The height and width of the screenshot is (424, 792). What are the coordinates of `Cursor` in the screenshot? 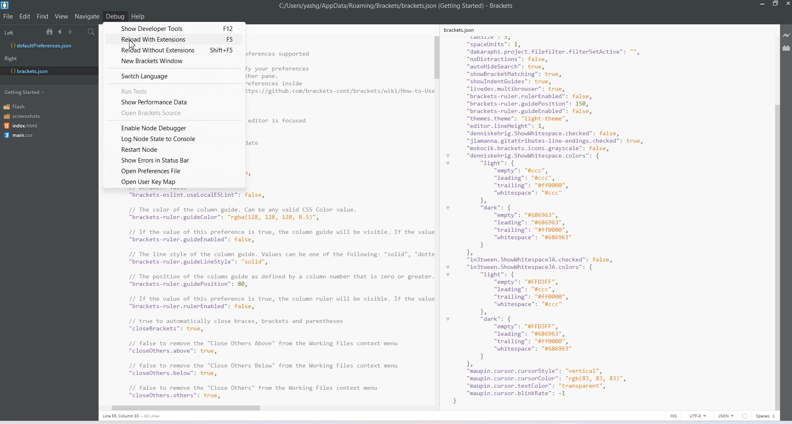 It's located at (136, 44).